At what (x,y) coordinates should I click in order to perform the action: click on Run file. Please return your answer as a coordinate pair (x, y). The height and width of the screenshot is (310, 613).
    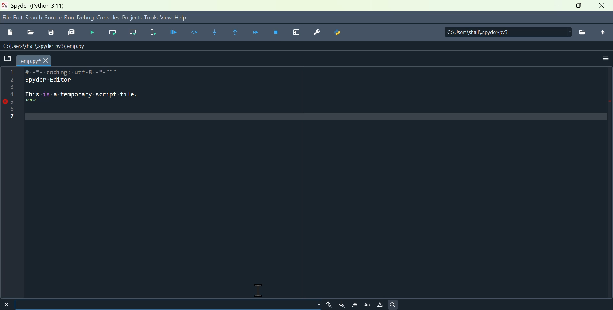
    Looking at the image, I should click on (172, 33).